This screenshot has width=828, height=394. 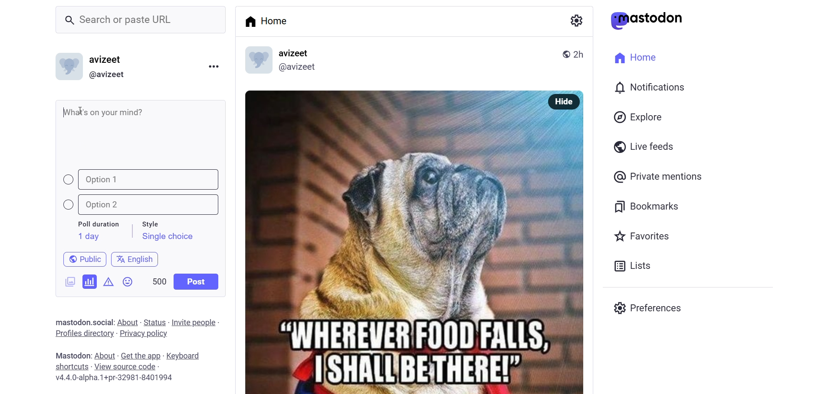 I want to click on 500, so click(x=158, y=280).